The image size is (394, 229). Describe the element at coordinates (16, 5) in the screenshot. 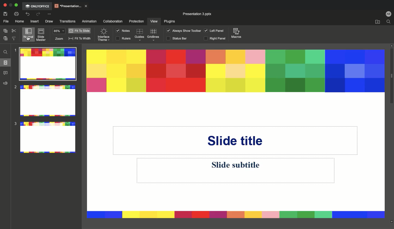

I see `Expand` at that location.